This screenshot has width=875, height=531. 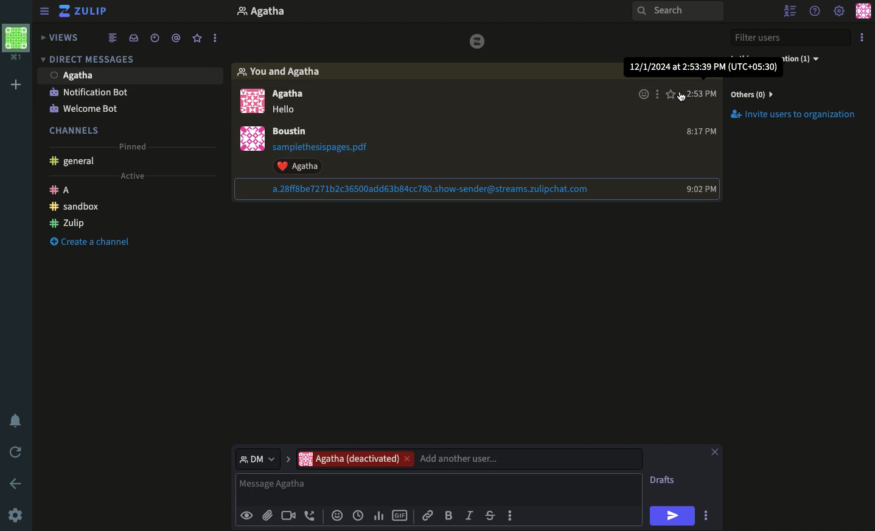 What do you see at coordinates (134, 37) in the screenshot?
I see `Inbox` at bounding box center [134, 37].